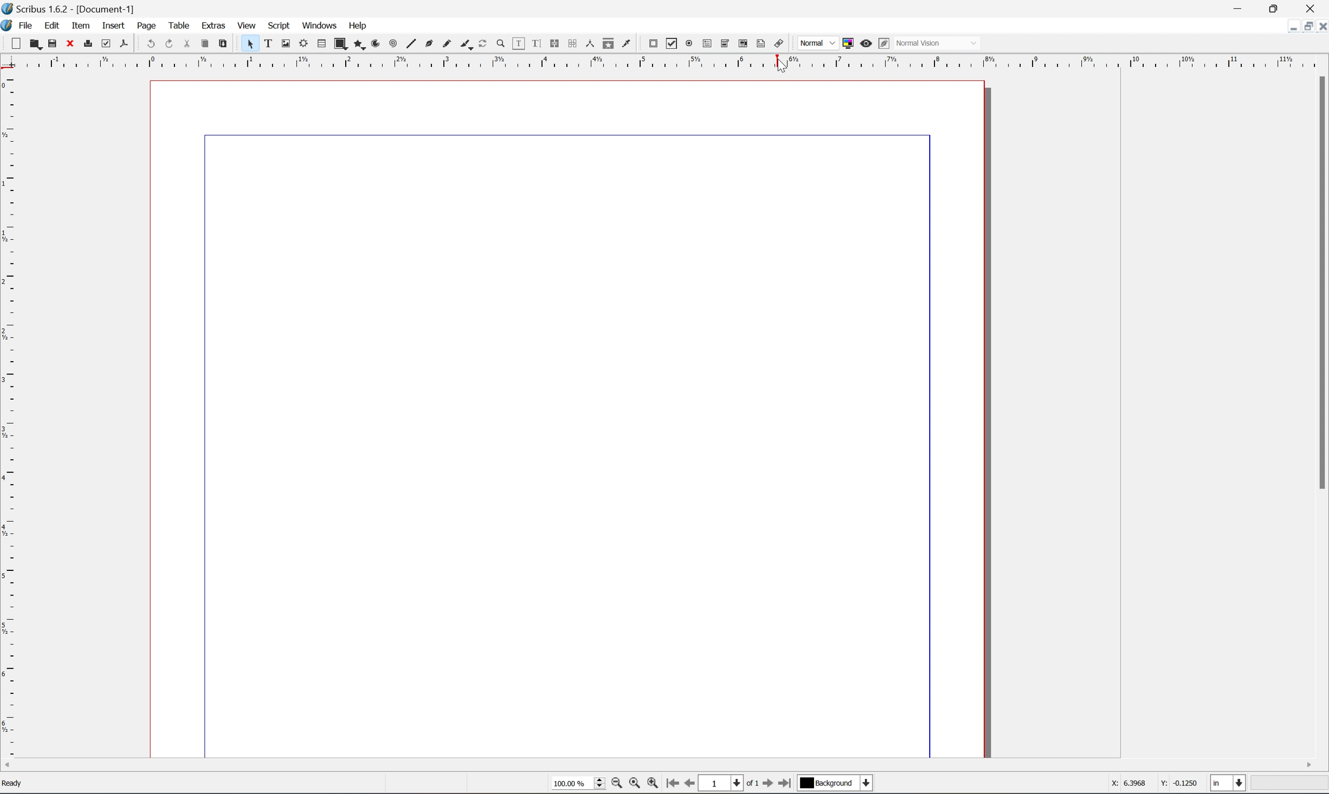  I want to click on Background, so click(835, 784).